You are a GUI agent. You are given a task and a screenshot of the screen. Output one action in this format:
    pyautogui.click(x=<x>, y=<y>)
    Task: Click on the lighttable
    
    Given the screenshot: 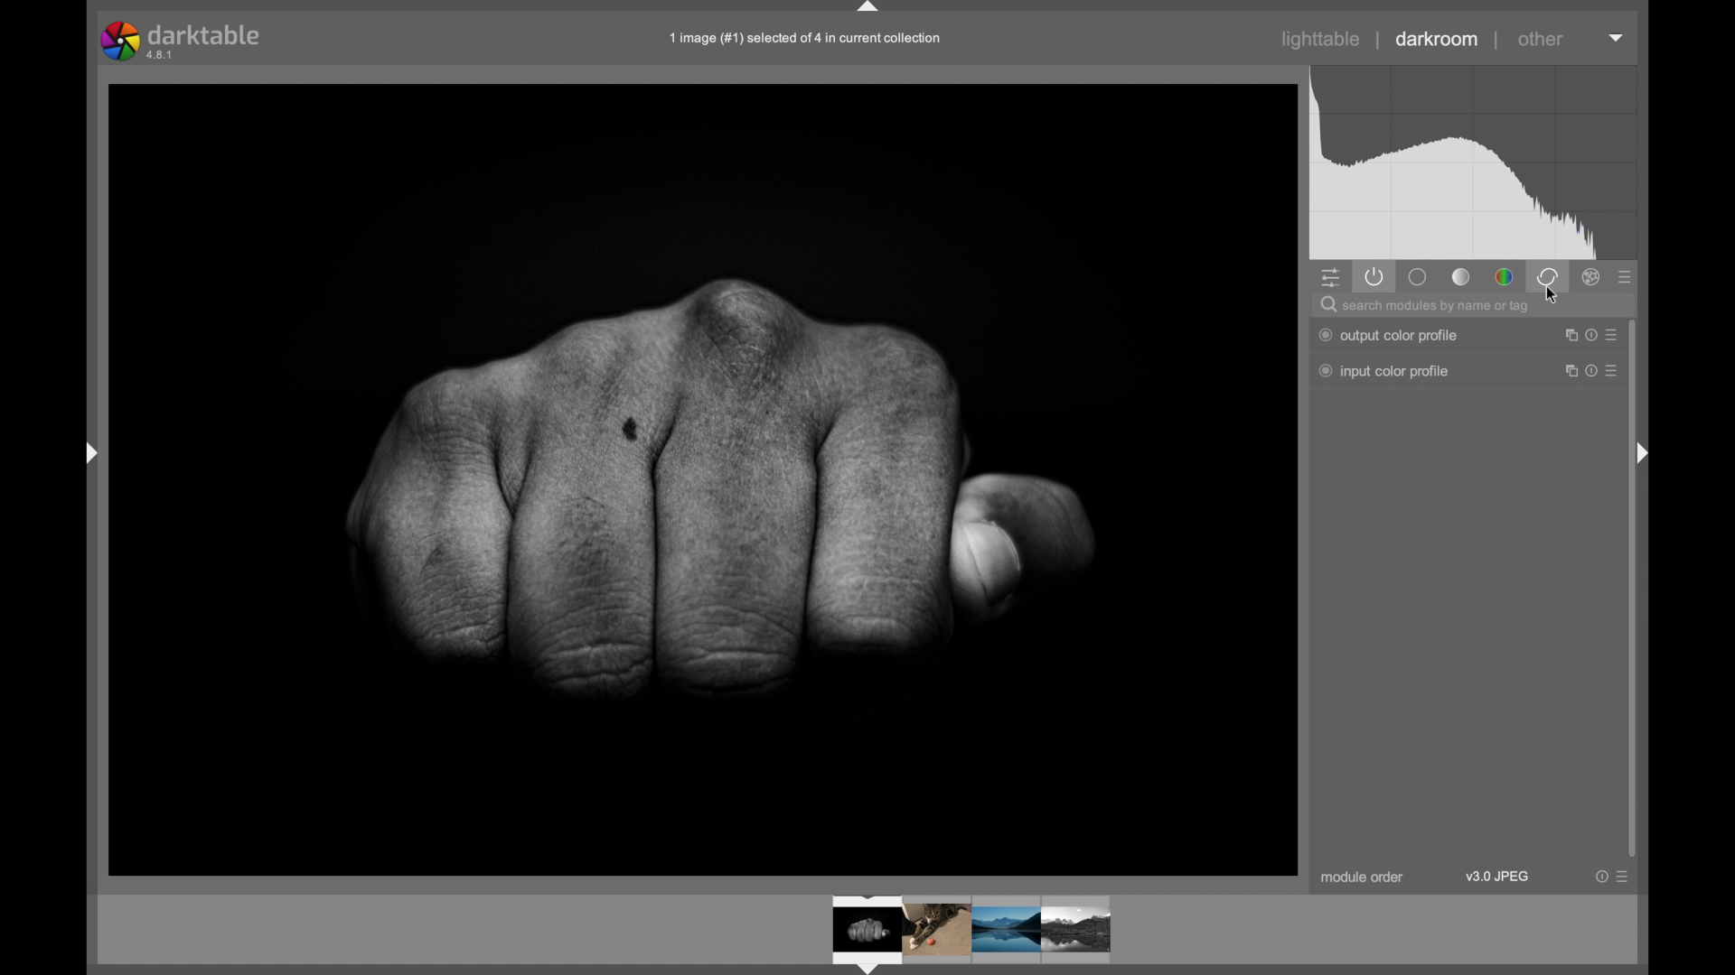 What is the action you would take?
    pyautogui.click(x=1321, y=40)
    